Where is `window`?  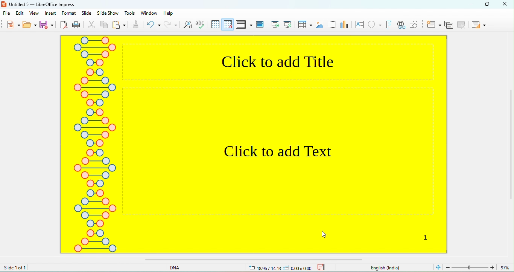 window is located at coordinates (148, 13).